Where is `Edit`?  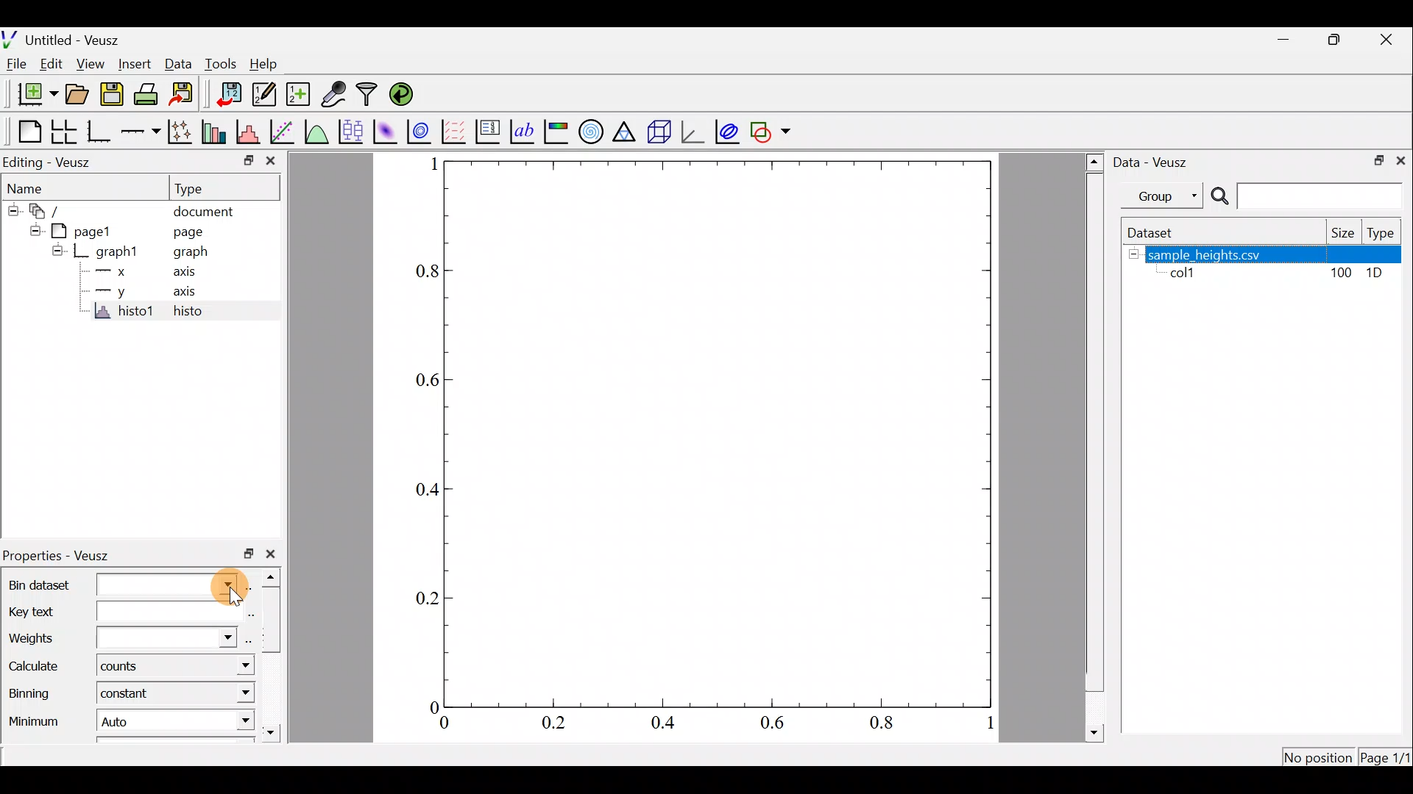
Edit is located at coordinates (50, 65).